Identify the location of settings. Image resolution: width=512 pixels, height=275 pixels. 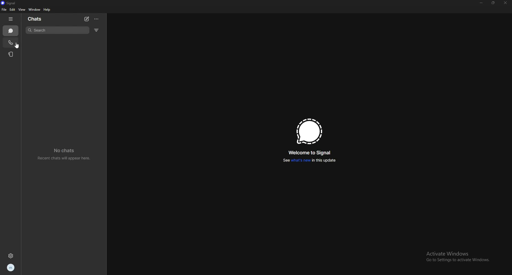
(10, 256).